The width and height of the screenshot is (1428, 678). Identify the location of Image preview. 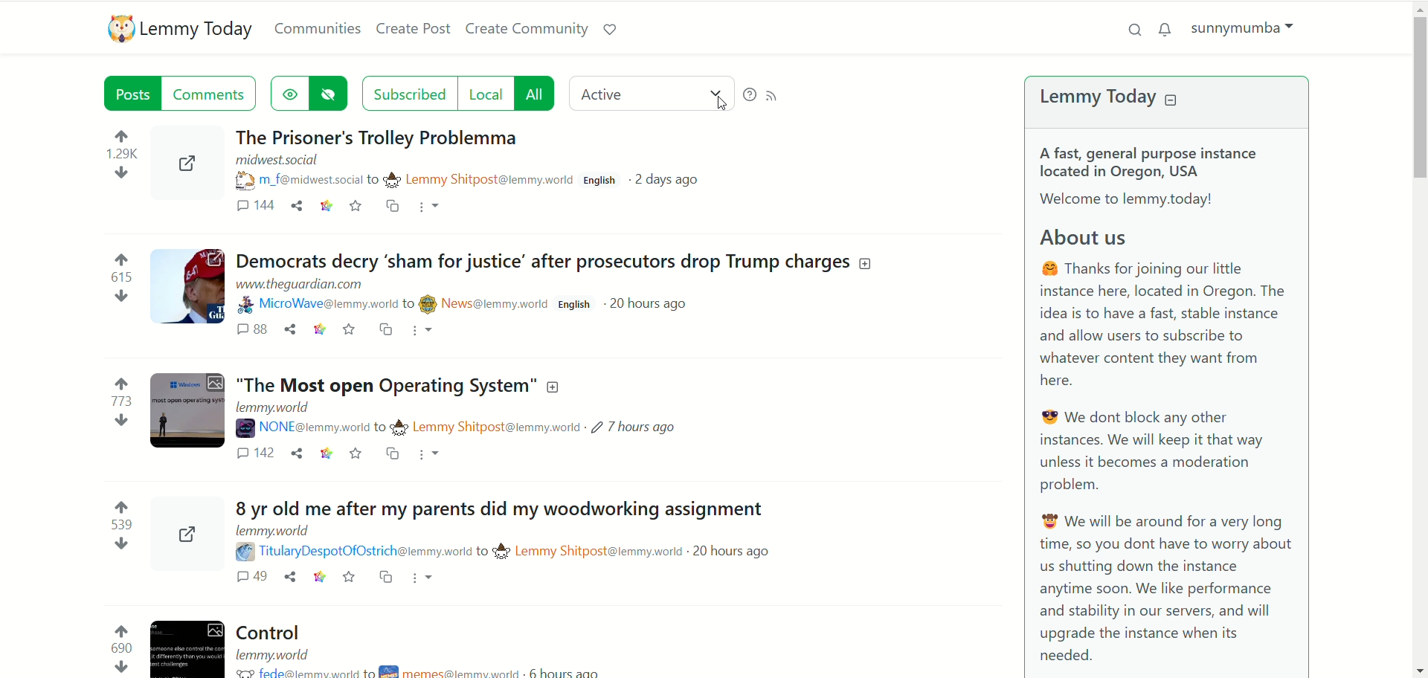
(187, 642).